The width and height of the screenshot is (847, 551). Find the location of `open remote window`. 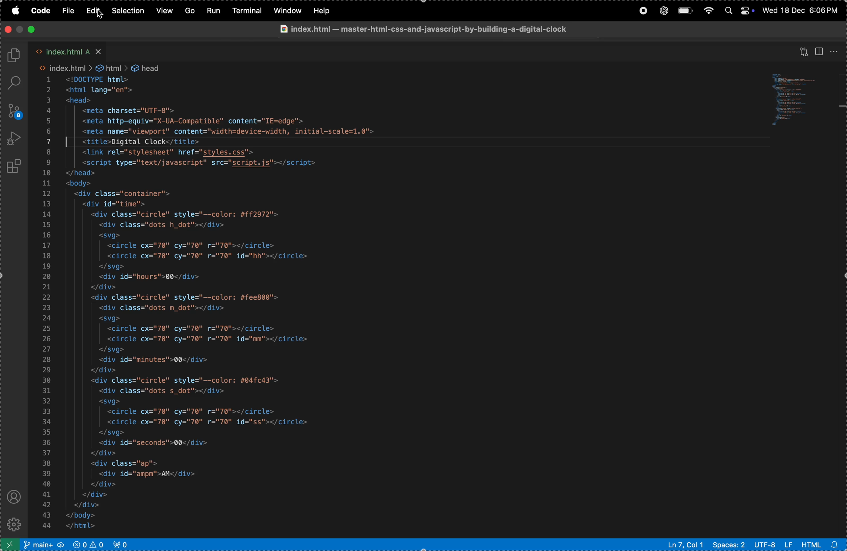

open remote window is located at coordinates (10, 545).